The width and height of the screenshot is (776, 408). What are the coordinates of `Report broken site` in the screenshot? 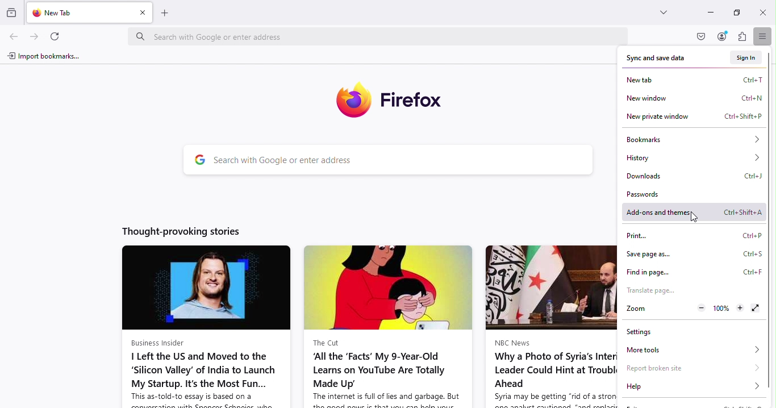 It's located at (691, 367).